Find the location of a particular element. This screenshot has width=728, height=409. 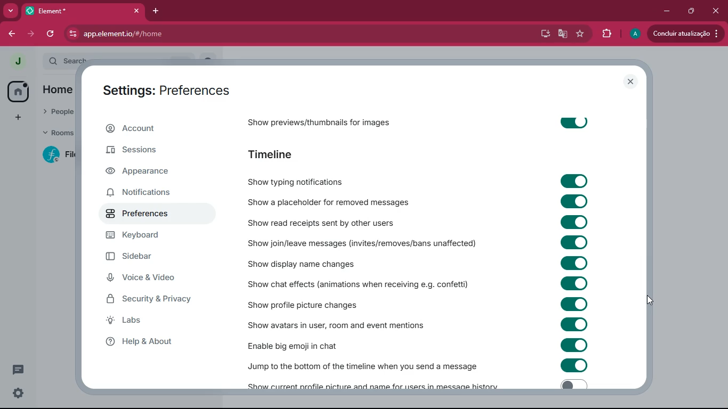

close is located at coordinates (134, 11).